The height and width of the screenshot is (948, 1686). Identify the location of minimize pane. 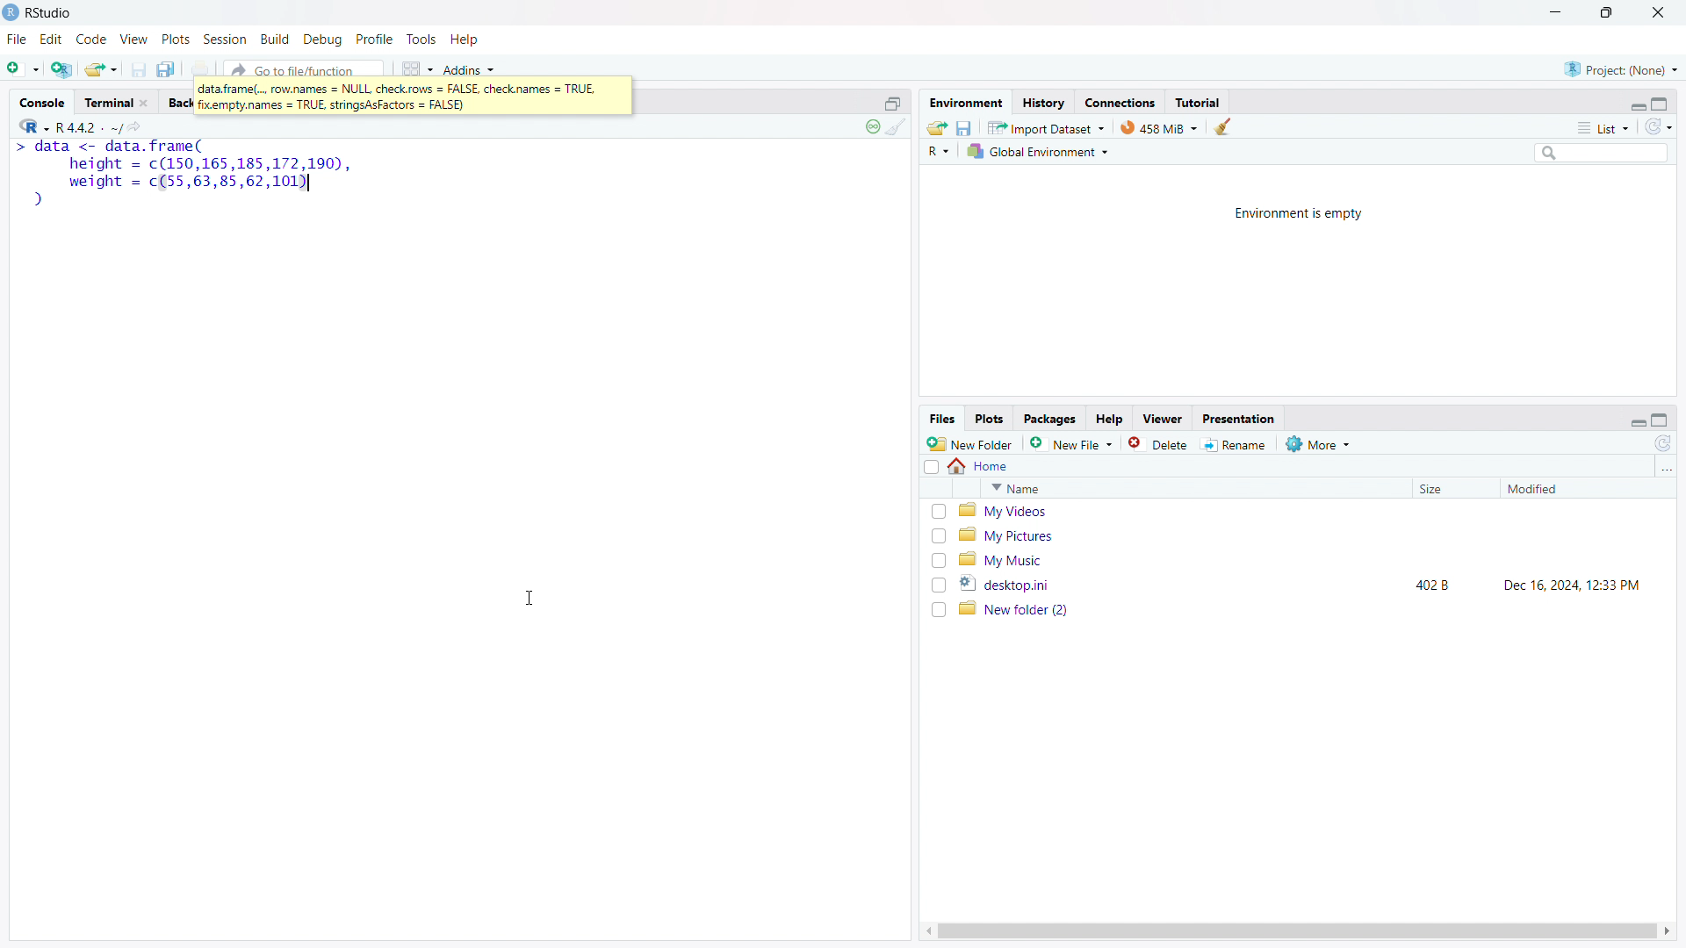
(1638, 420).